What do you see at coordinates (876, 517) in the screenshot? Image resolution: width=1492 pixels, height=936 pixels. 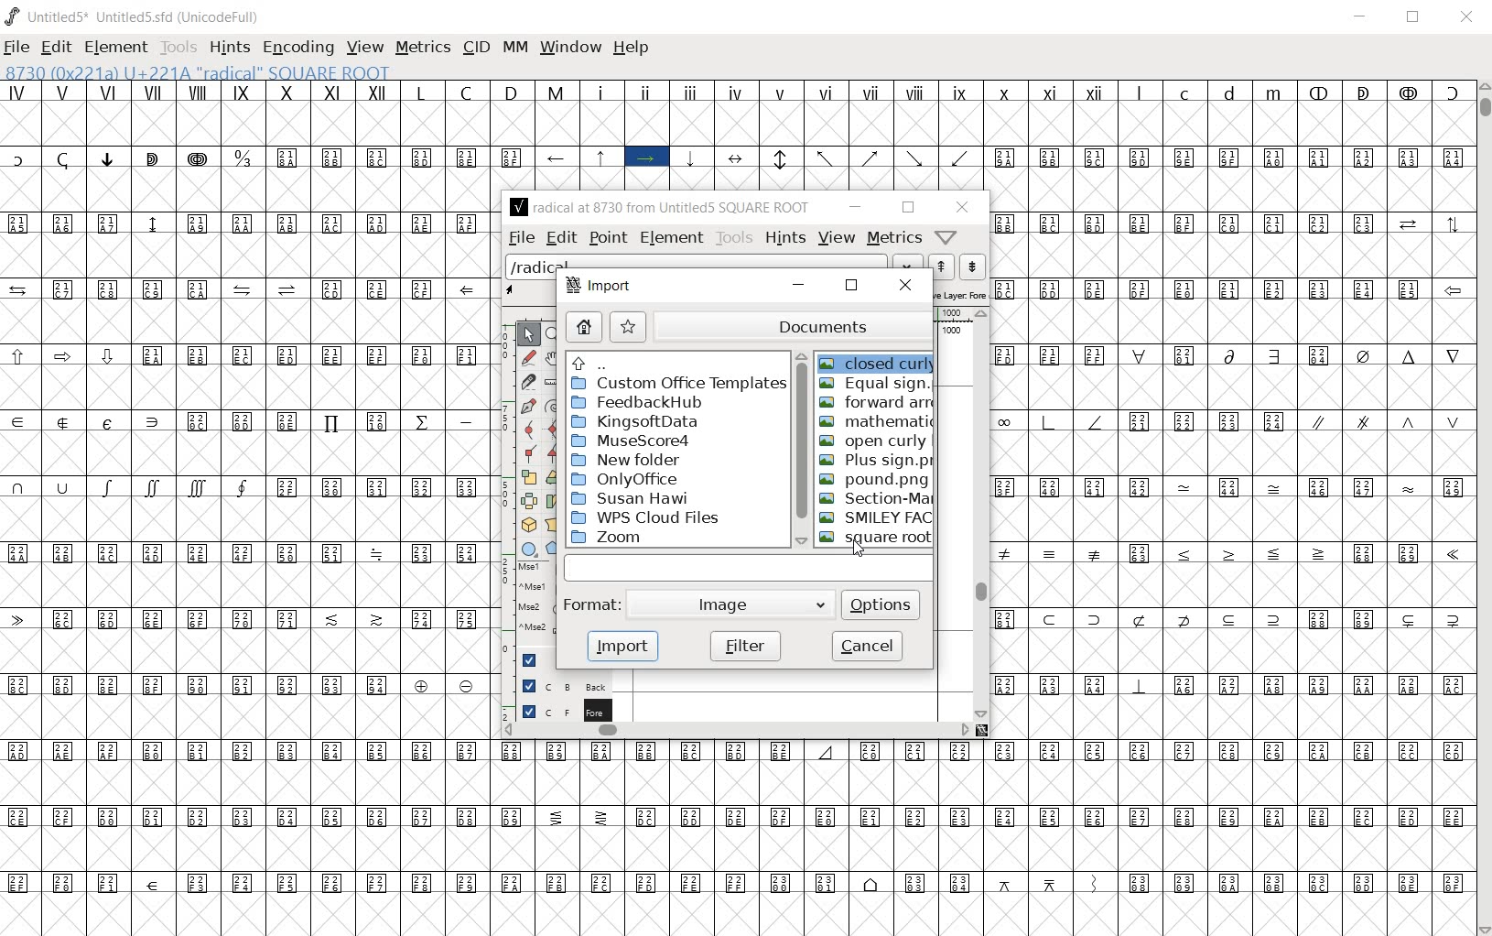 I see `SMILEY FACE` at bounding box center [876, 517].